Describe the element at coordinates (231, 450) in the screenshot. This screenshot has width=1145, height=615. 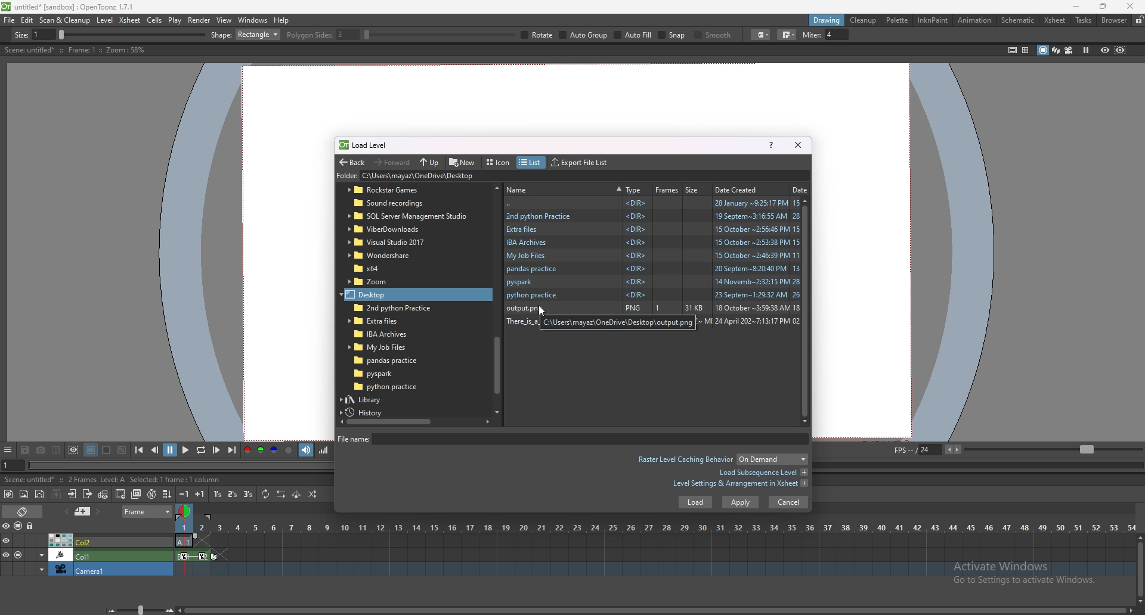
I see `last frame` at that location.